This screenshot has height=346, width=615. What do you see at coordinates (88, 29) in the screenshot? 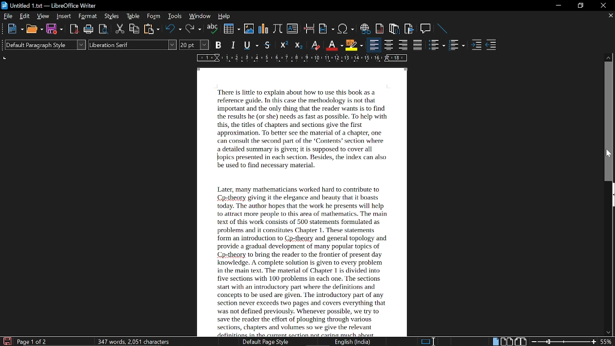
I see `print` at bounding box center [88, 29].